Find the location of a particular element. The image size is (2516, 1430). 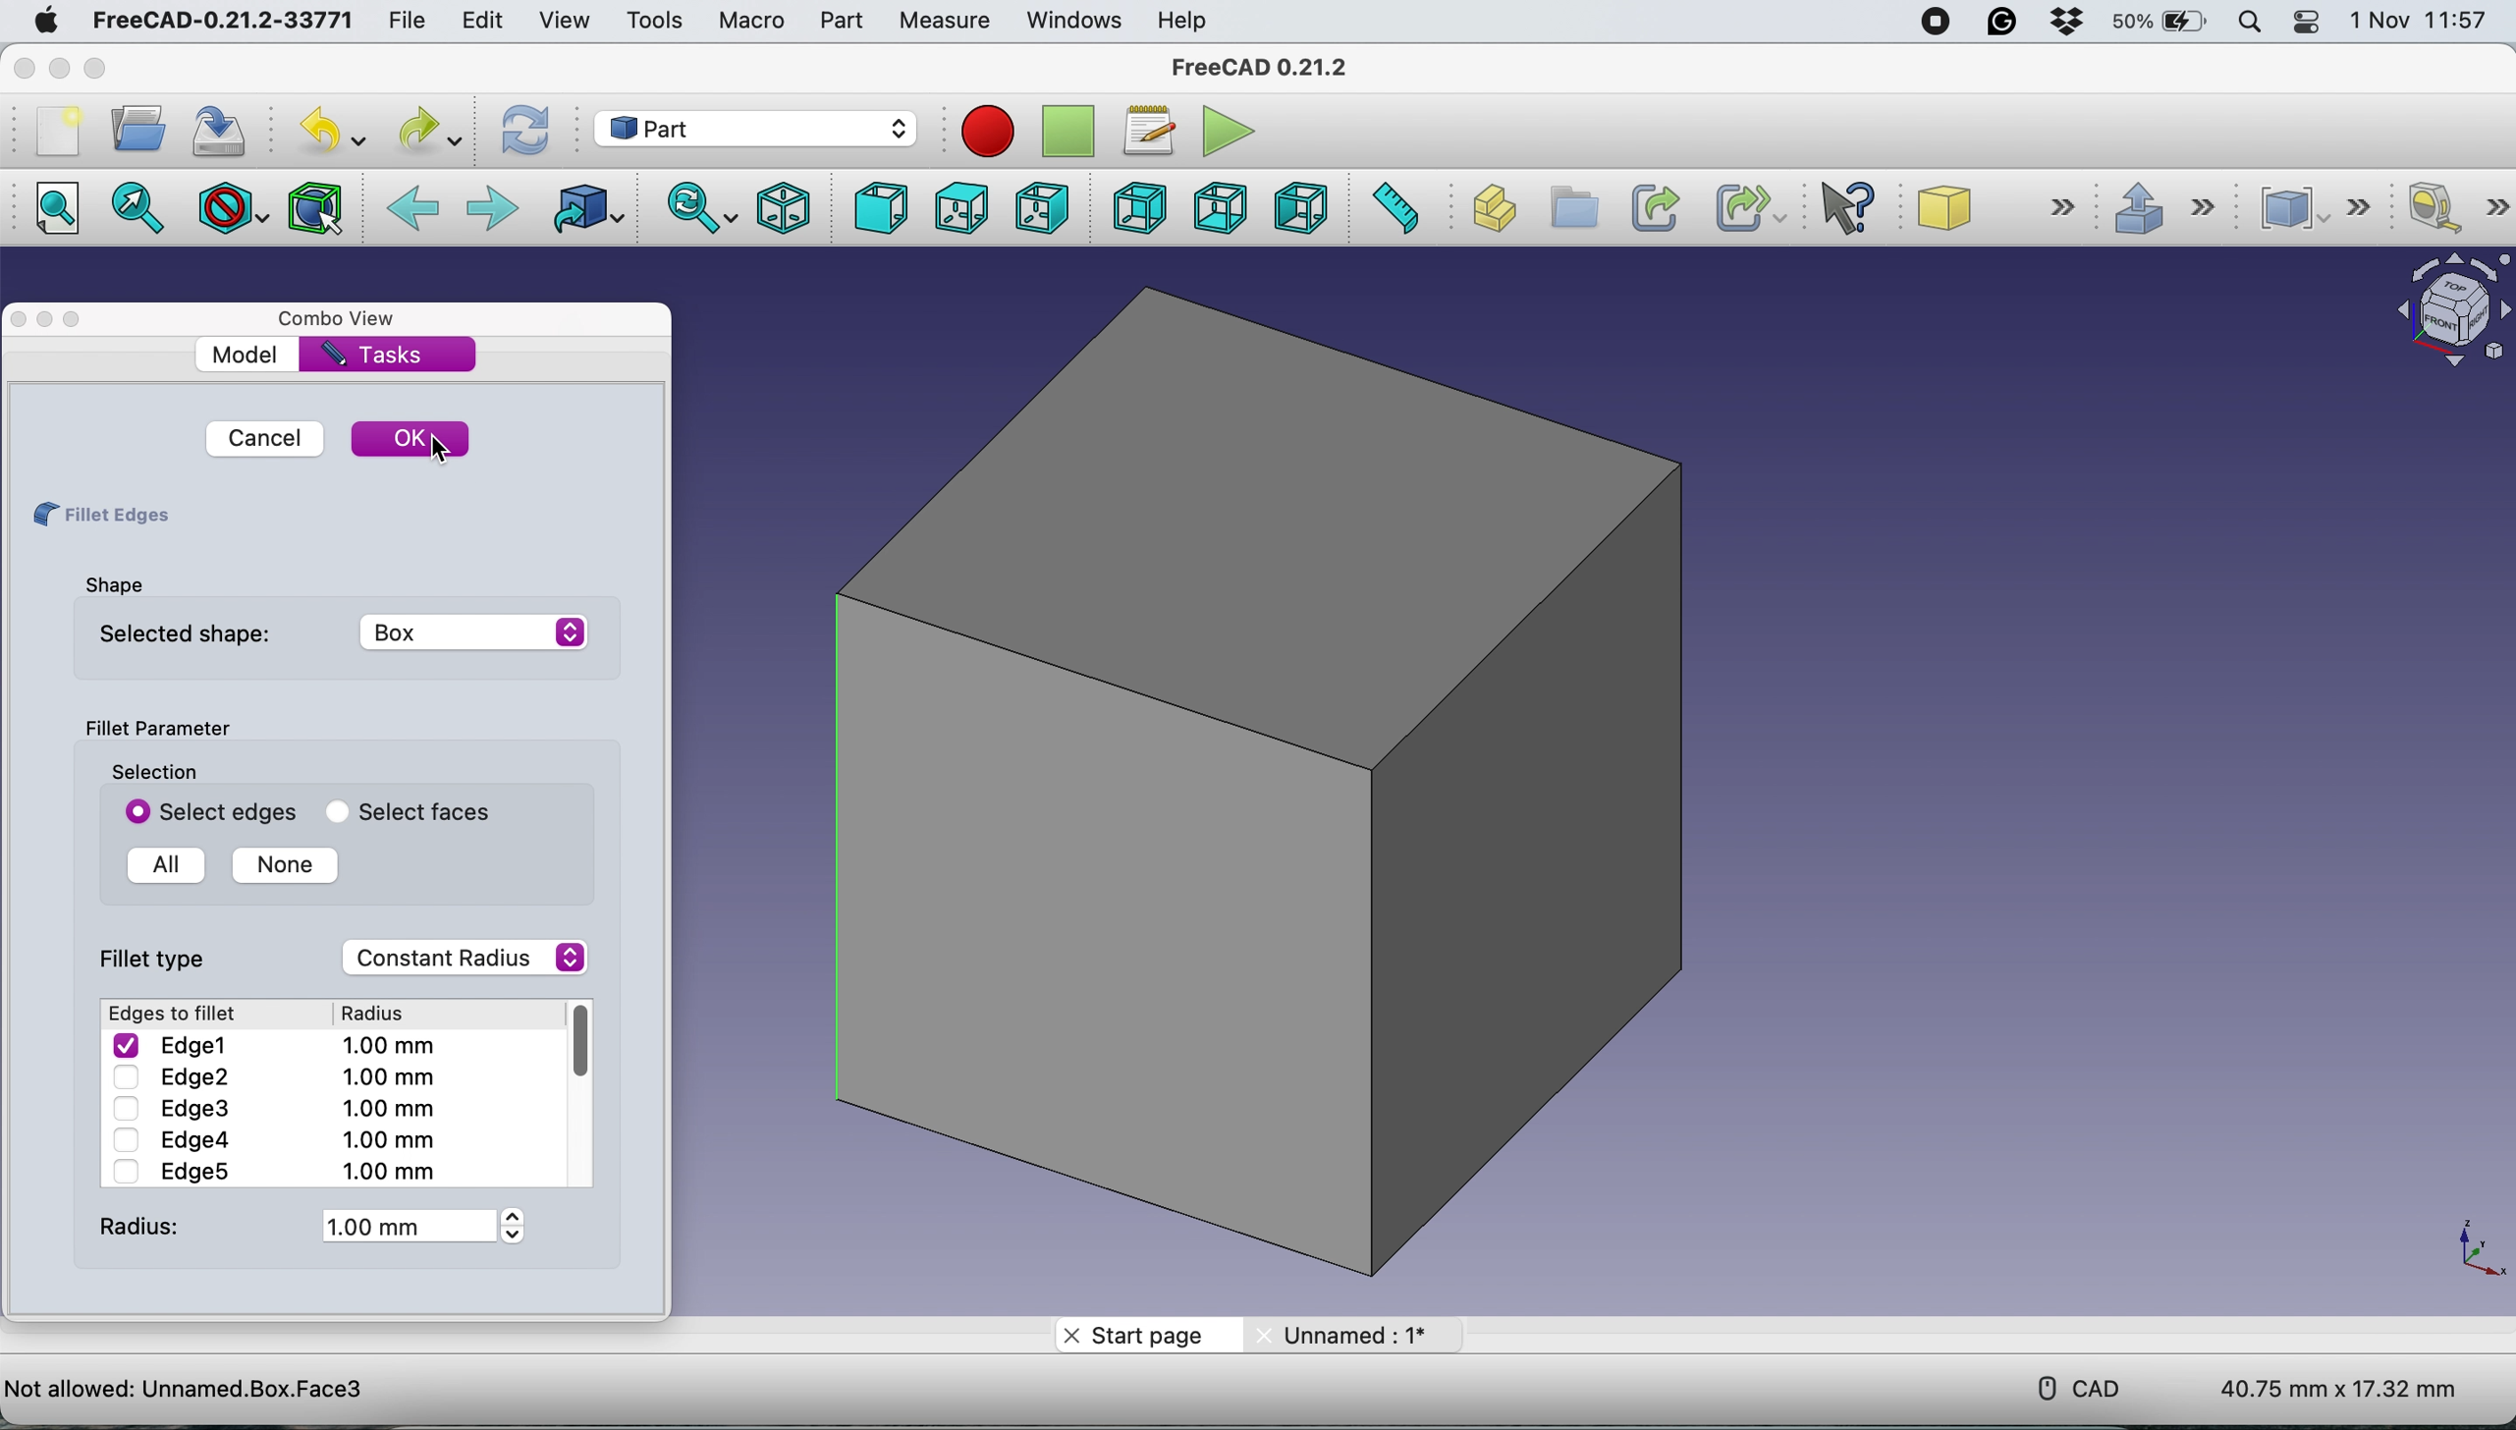

minimise is located at coordinates (46, 320).